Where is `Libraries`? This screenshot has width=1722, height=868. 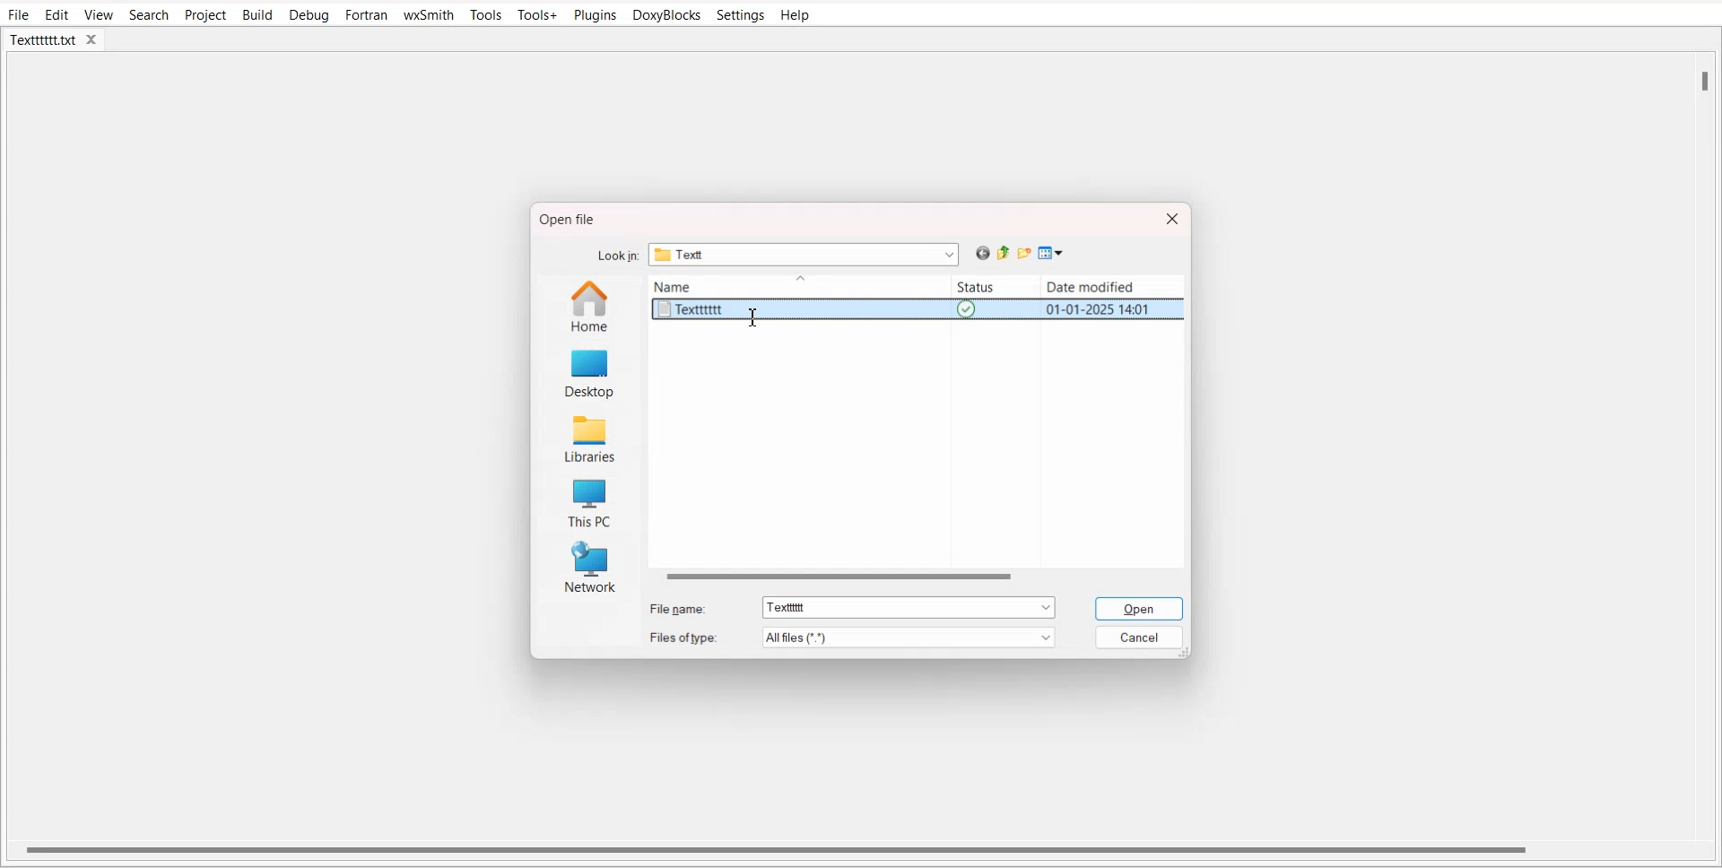 Libraries is located at coordinates (592, 437).